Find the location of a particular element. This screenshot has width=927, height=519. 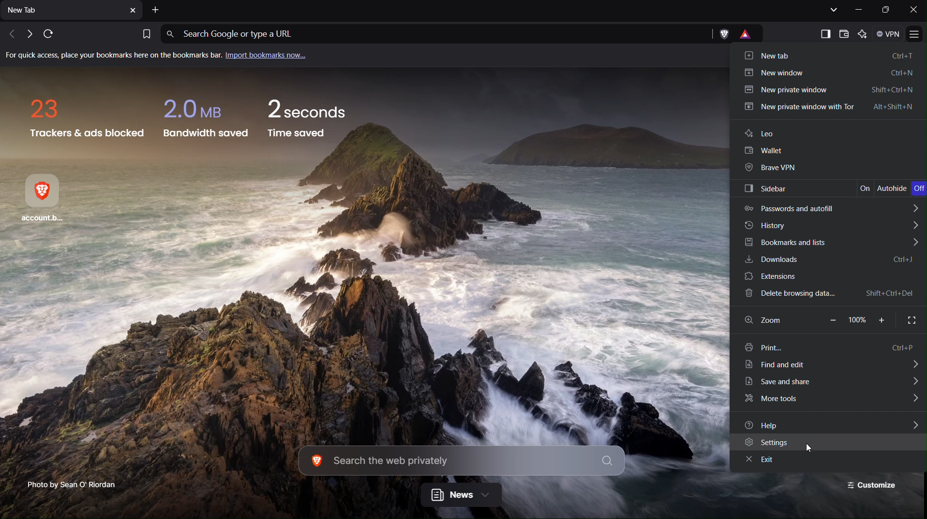

Extensions is located at coordinates (828, 276).